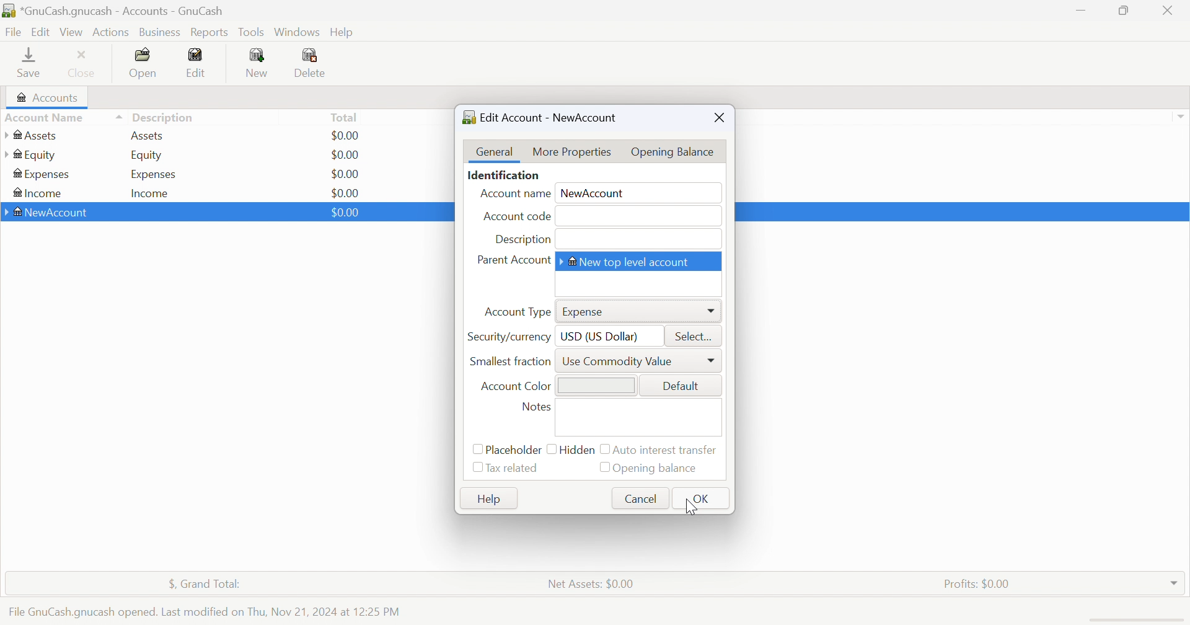 This screenshot has height=625, width=1190. What do you see at coordinates (151, 194) in the screenshot?
I see `Income` at bounding box center [151, 194].